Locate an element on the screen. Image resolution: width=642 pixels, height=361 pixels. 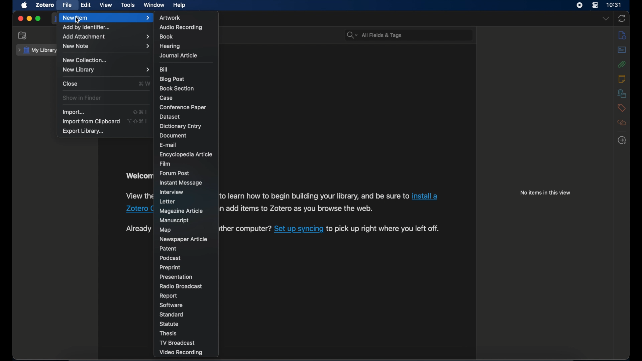
standard is located at coordinates (171, 314).